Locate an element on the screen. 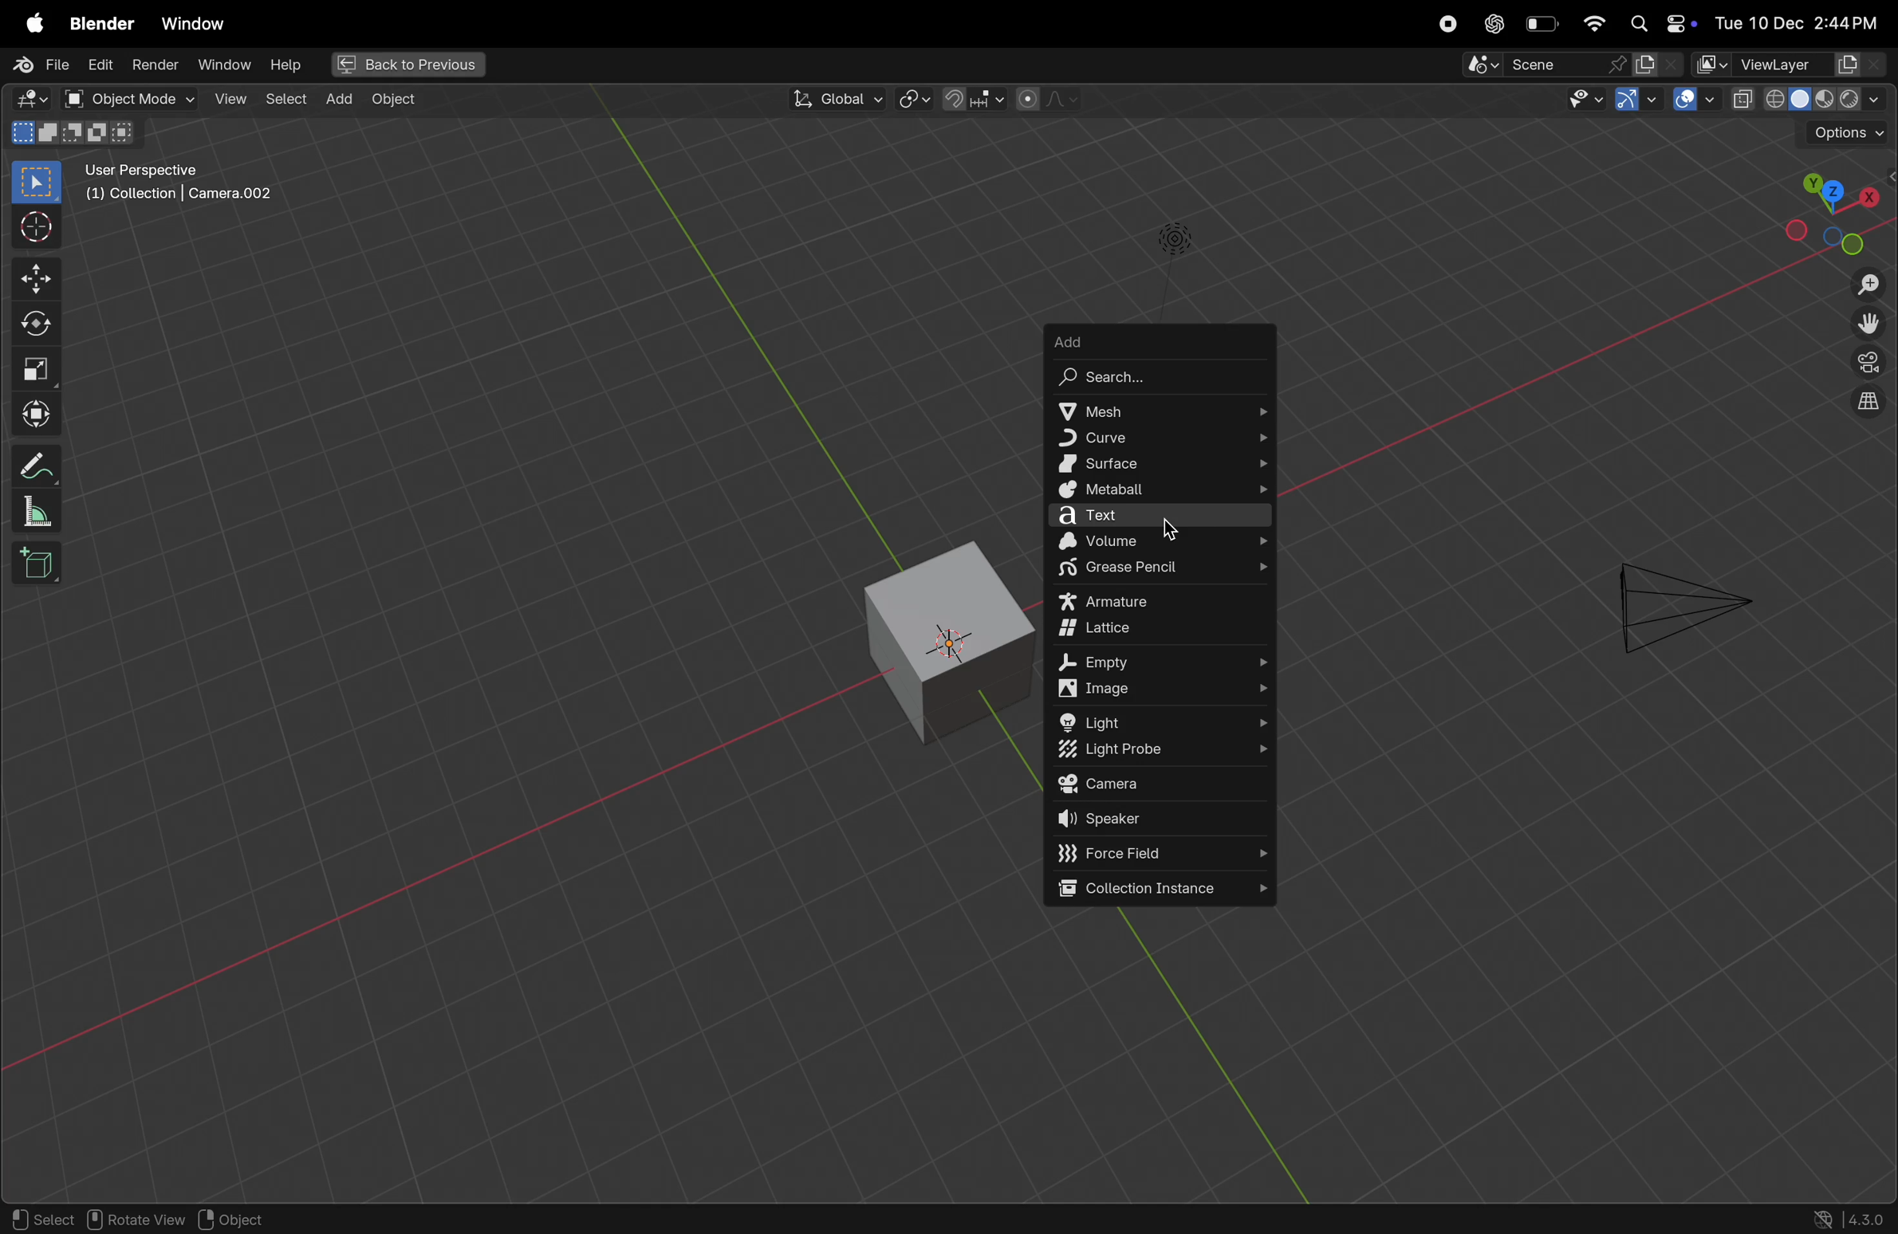  camera is located at coordinates (1678, 600).